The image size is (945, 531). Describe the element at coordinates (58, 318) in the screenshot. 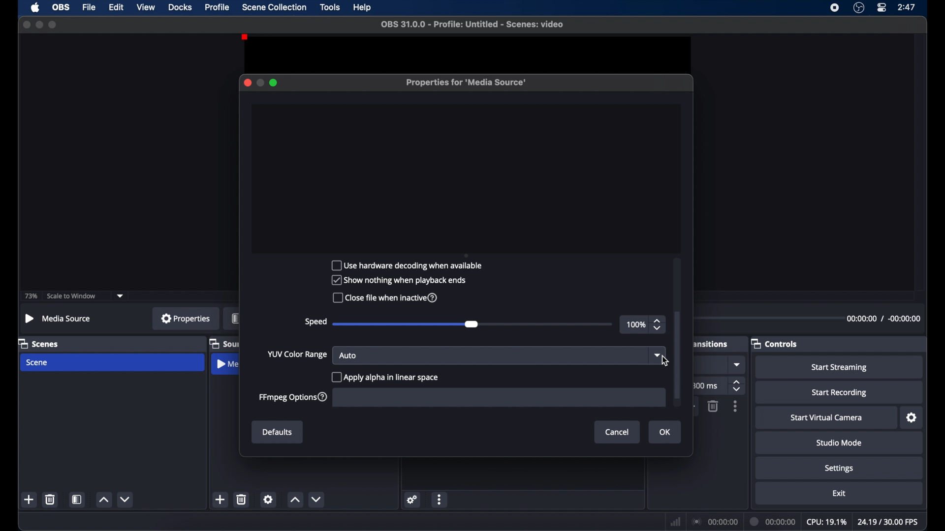

I see `no source selected` at that location.